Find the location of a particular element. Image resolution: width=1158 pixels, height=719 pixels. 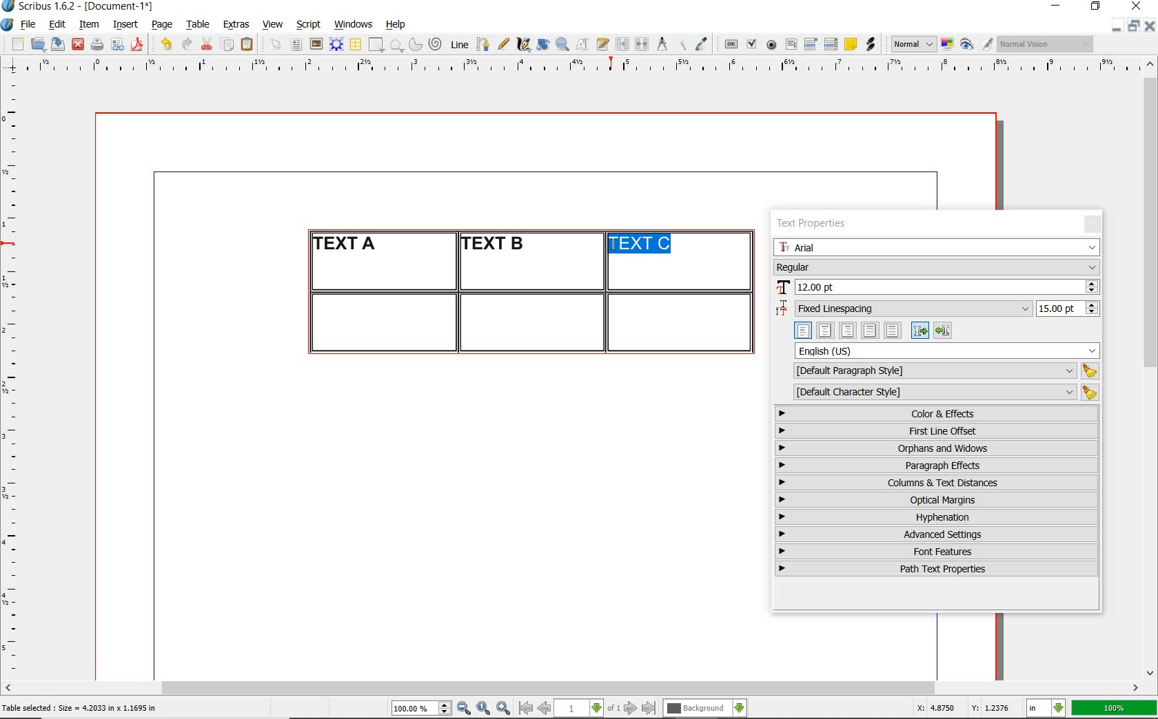

color & effects is located at coordinates (938, 413).